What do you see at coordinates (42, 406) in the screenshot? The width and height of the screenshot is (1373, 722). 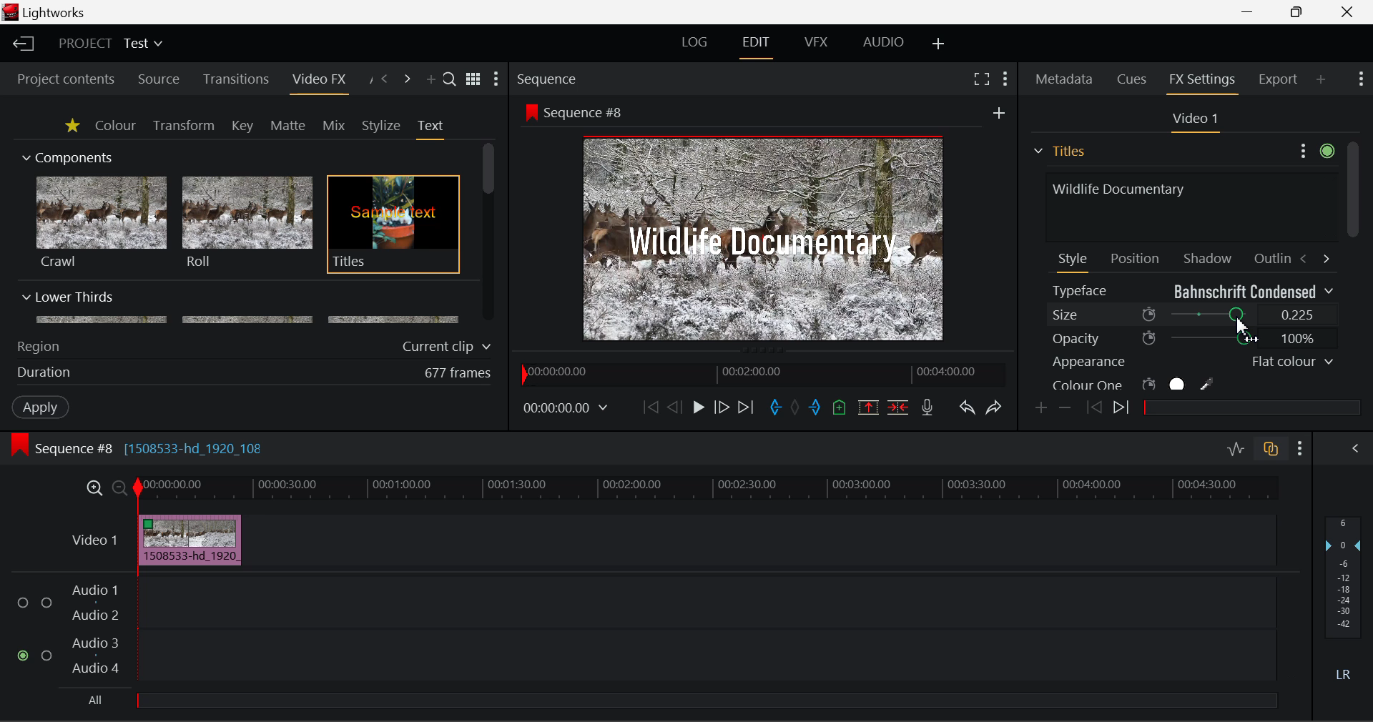 I see `Apply` at bounding box center [42, 406].